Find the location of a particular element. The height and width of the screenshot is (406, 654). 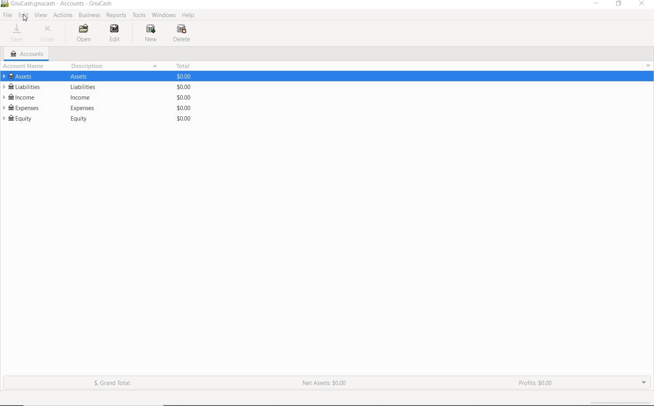

PROFITS is located at coordinates (536, 384).